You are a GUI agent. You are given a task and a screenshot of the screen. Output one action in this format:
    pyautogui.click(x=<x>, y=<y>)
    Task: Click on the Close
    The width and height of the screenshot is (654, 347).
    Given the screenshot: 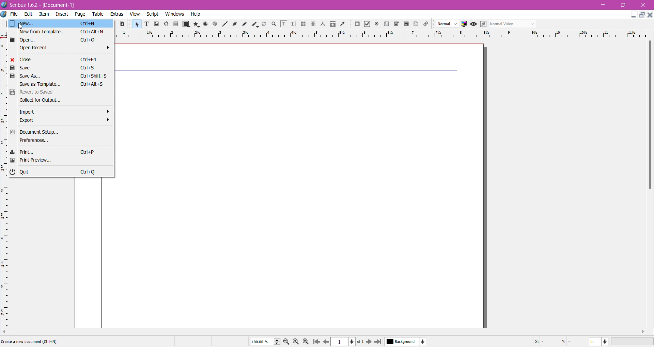 What is the action you would take?
    pyautogui.click(x=58, y=59)
    